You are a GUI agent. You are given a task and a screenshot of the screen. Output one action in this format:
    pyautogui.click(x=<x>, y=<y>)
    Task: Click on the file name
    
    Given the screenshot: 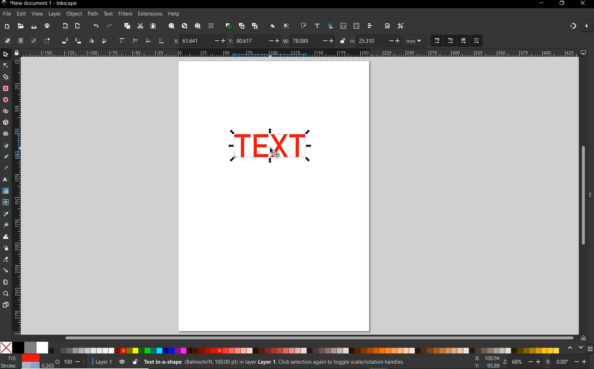 What is the action you would take?
    pyautogui.click(x=40, y=3)
    